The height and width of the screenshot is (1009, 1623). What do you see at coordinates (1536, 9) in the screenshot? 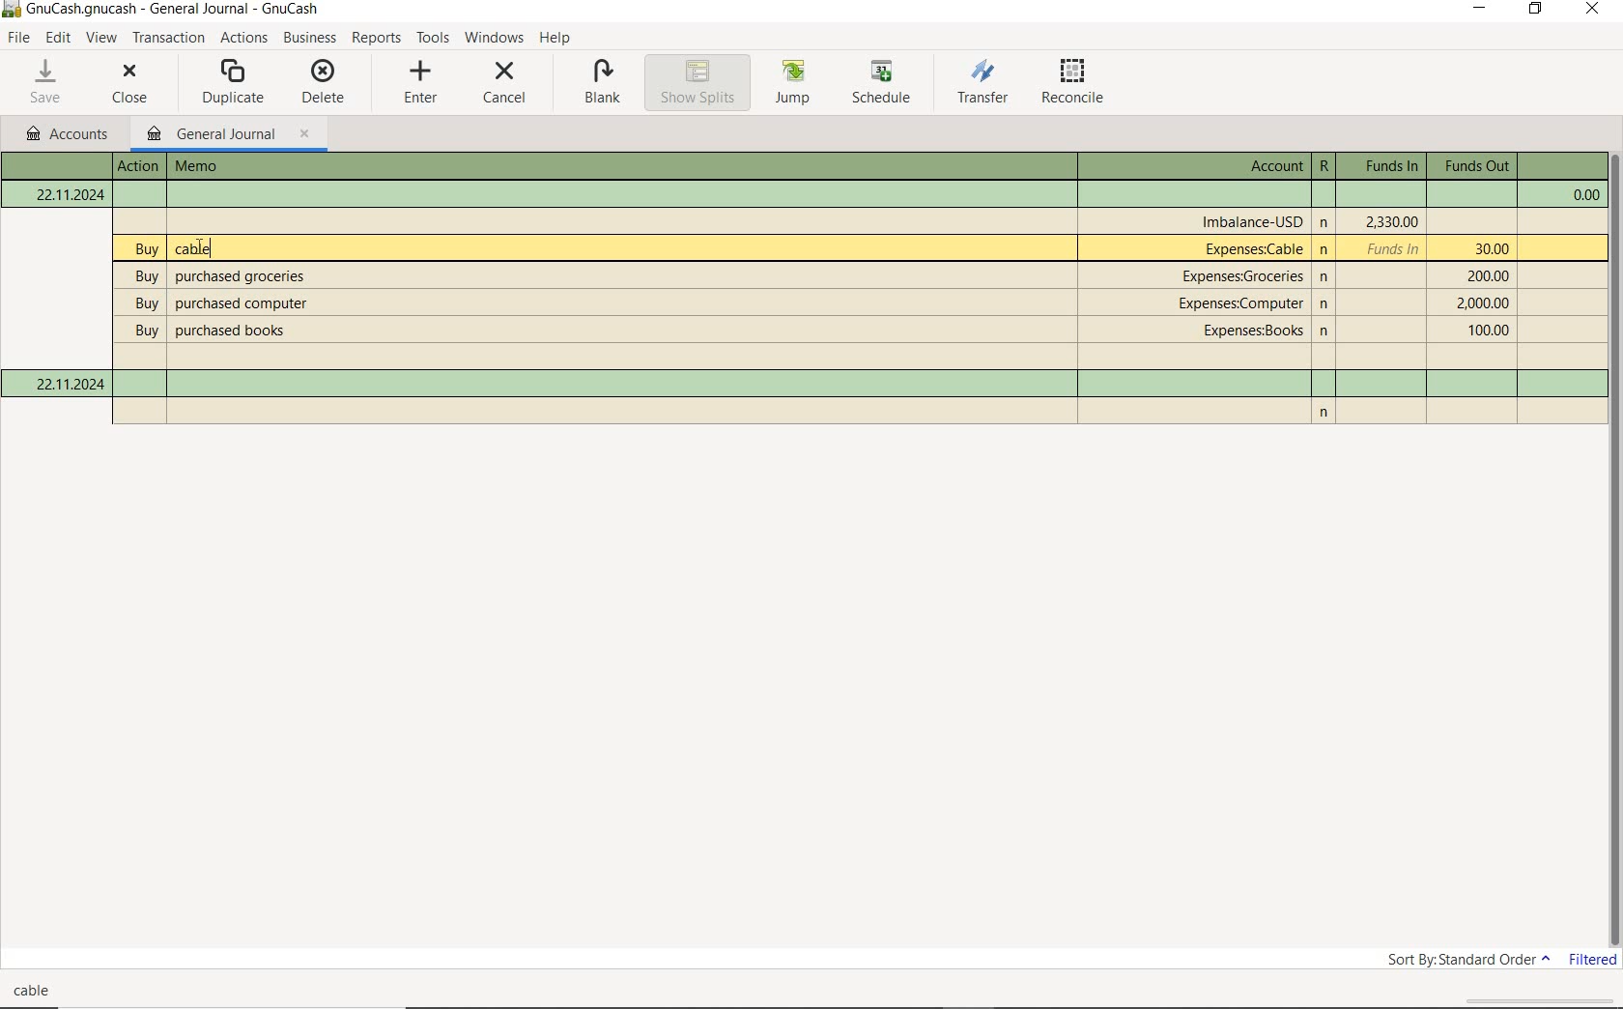
I see `RESTORE DOWN` at bounding box center [1536, 9].